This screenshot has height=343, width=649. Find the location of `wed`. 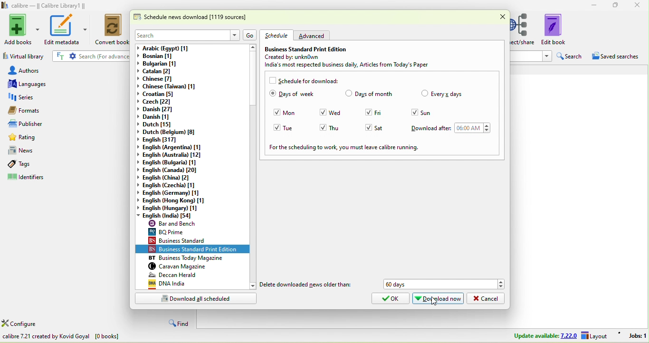

wed is located at coordinates (339, 113).